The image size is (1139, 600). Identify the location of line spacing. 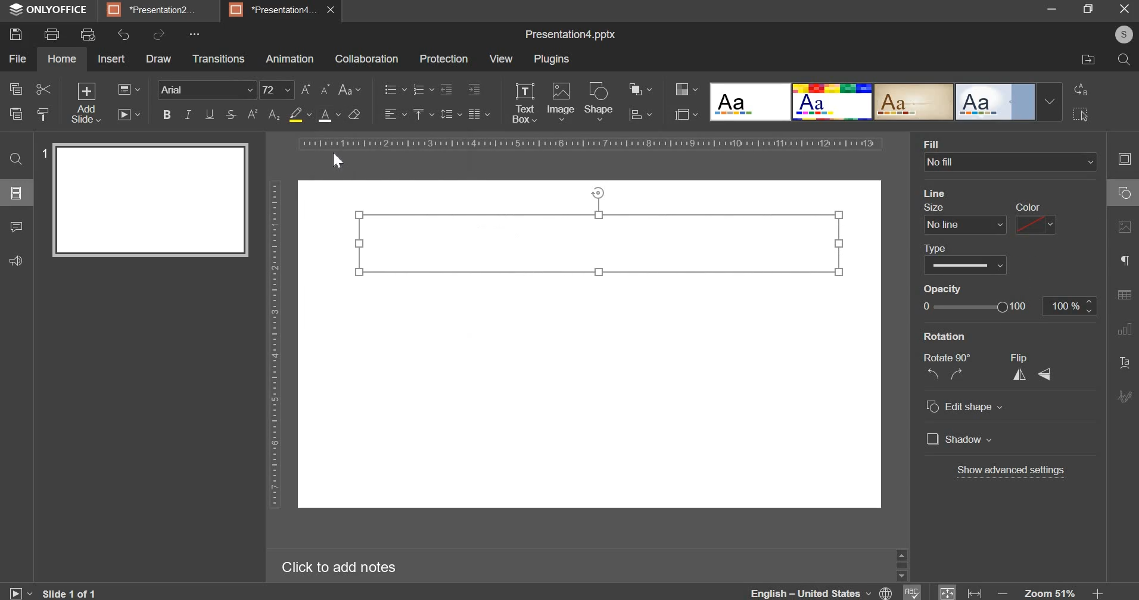
(451, 114).